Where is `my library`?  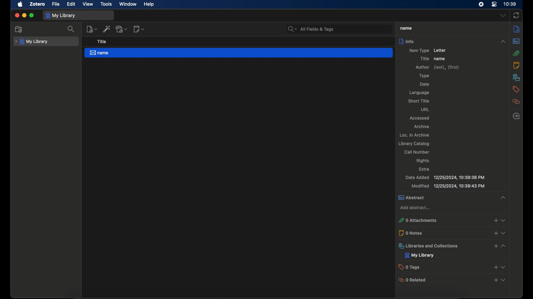
my library is located at coordinates (61, 15).